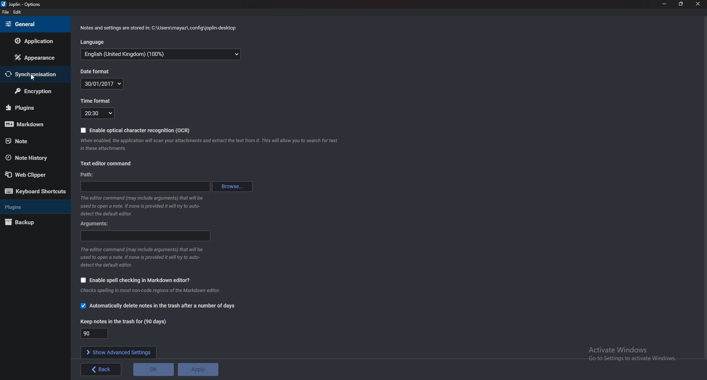 The height and width of the screenshot is (380, 707). What do you see at coordinates (136, 130) in the screenshot?
I see `MW Enable optical character recognition (OCR)` at bounding box center [136, 130].